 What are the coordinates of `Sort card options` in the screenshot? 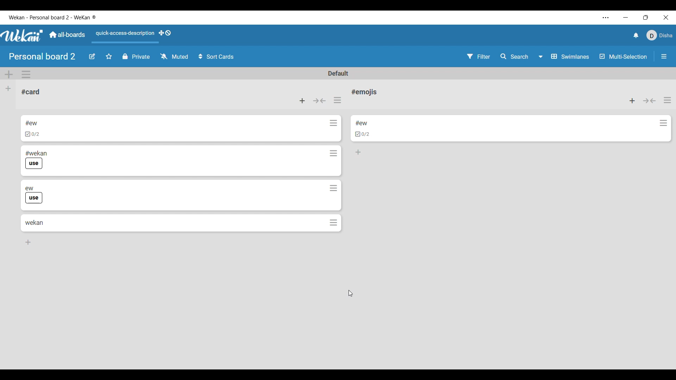 It's located at (217, 57).